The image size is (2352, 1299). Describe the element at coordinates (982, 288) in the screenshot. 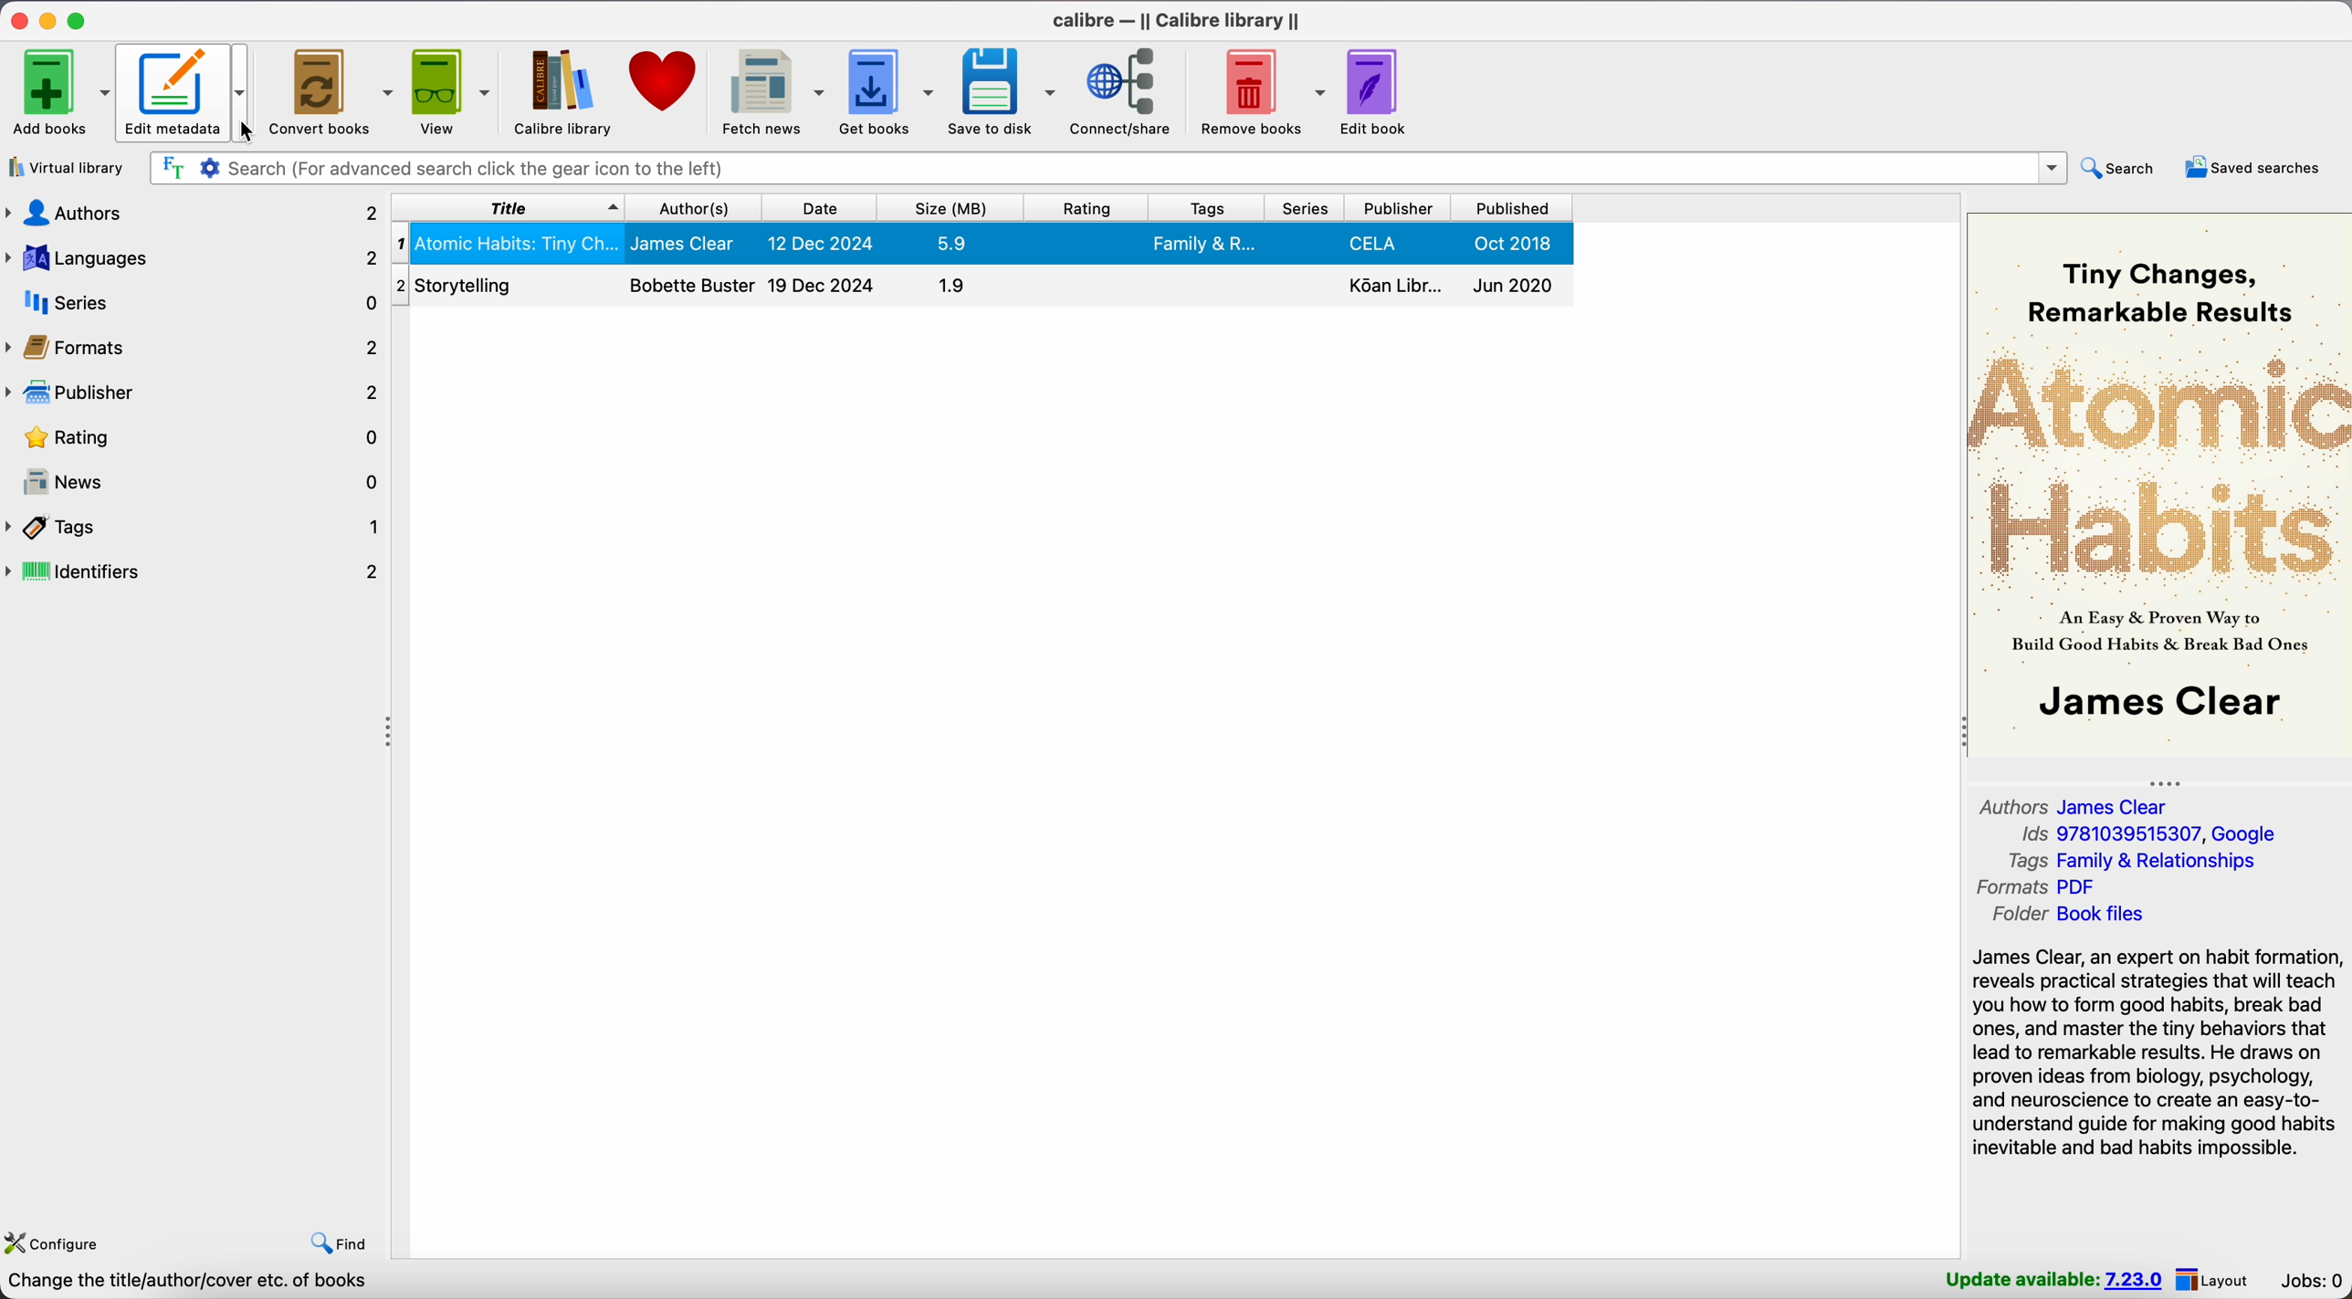

I see `Storytelling` at that location.